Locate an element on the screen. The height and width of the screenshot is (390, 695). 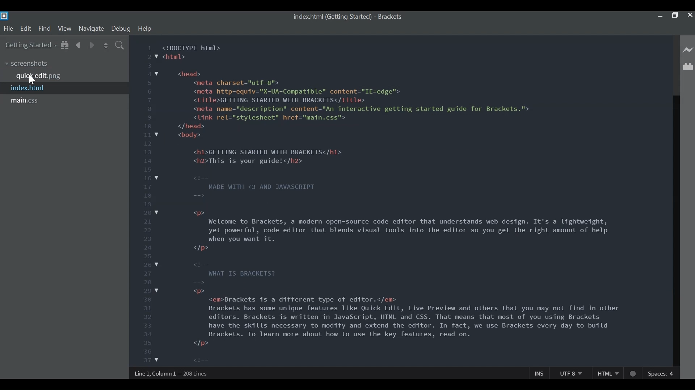
Edit is located at coordinates (25, 29).